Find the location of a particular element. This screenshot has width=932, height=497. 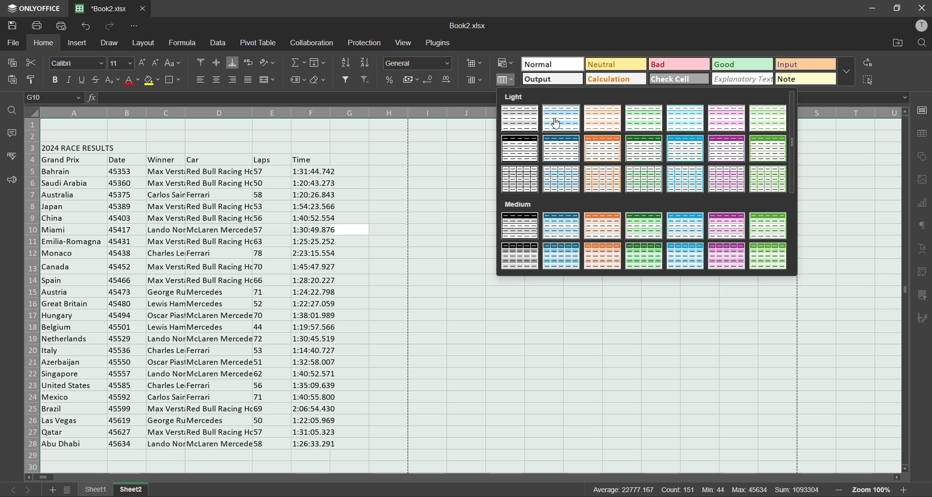

collaboration is located at coordinates (311, 43).